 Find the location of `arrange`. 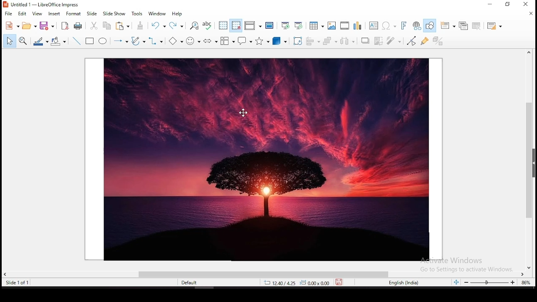

arrange is located at coordinates (329, 41).